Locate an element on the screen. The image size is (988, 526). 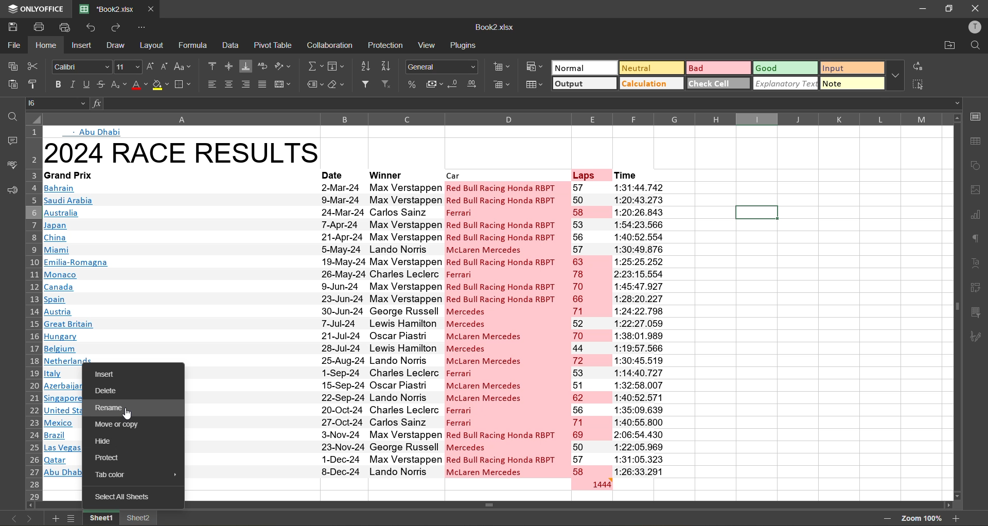
time is located at coordinates (637, 328).